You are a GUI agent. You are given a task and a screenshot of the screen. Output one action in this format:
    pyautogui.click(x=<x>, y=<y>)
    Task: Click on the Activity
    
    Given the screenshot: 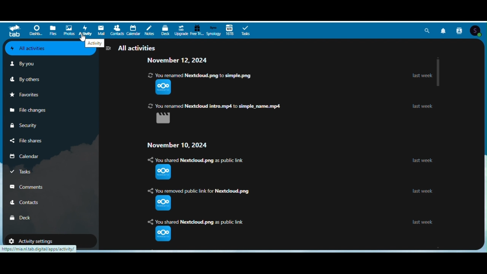 What is the action you would take?
    pyautogui.click(x=85, y=30)
    